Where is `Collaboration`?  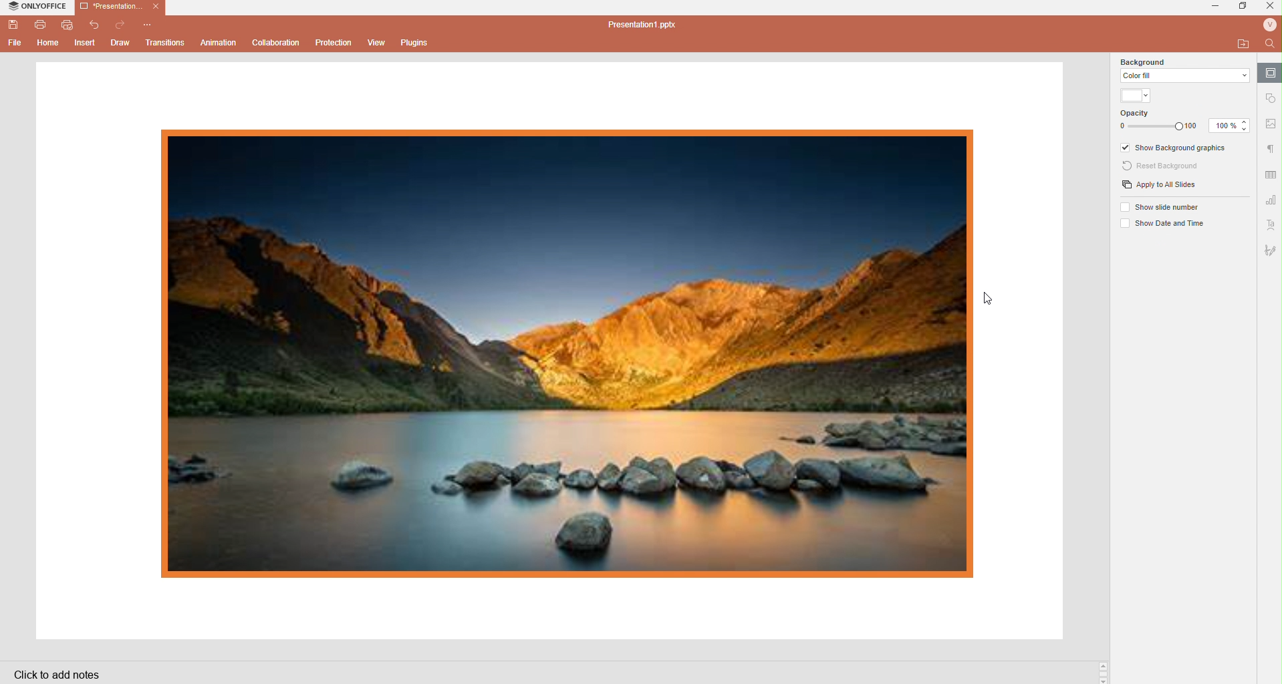
Collaboration is located at coordinates (276, 42).